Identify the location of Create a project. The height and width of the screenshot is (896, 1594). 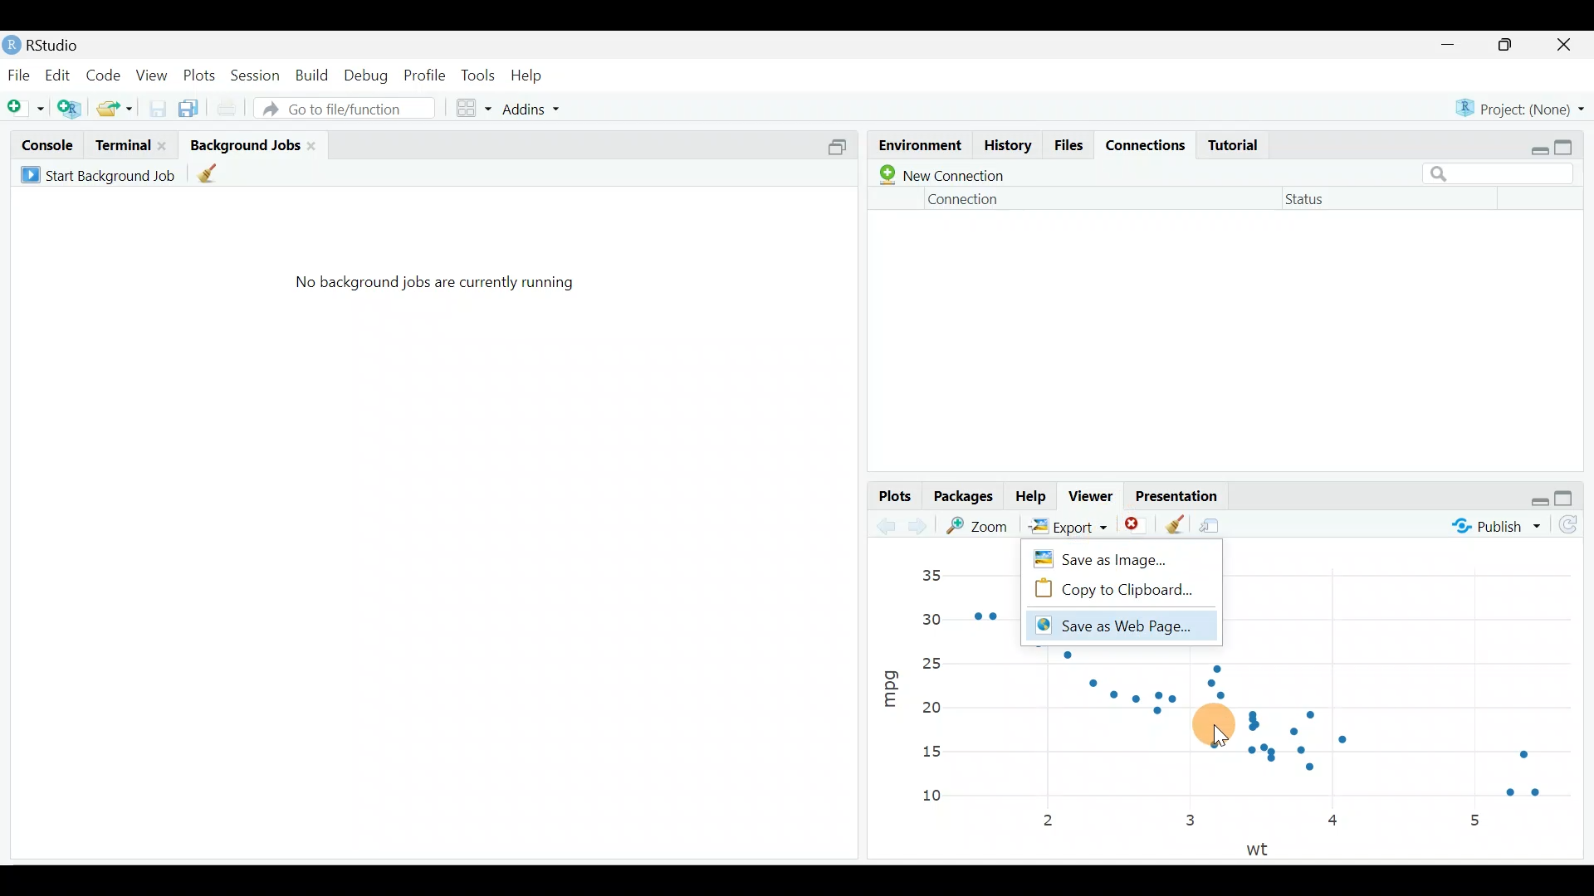
(71, 105).